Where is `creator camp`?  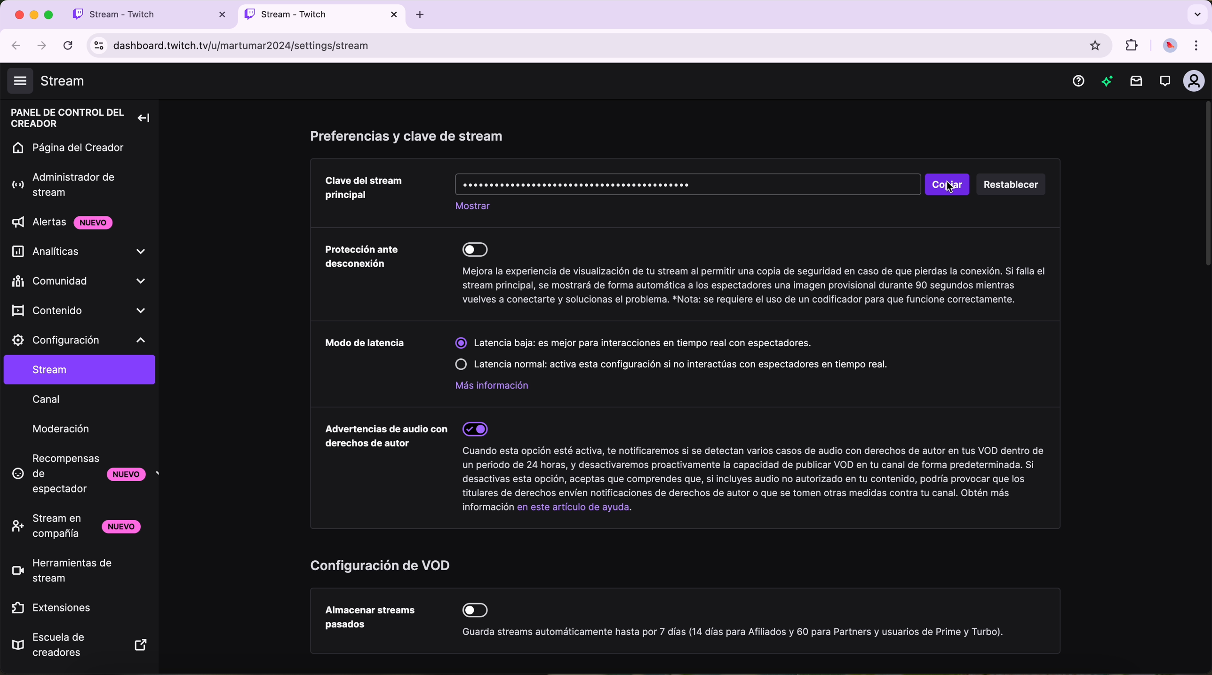 creator camp is located at coordinates (75, 648).